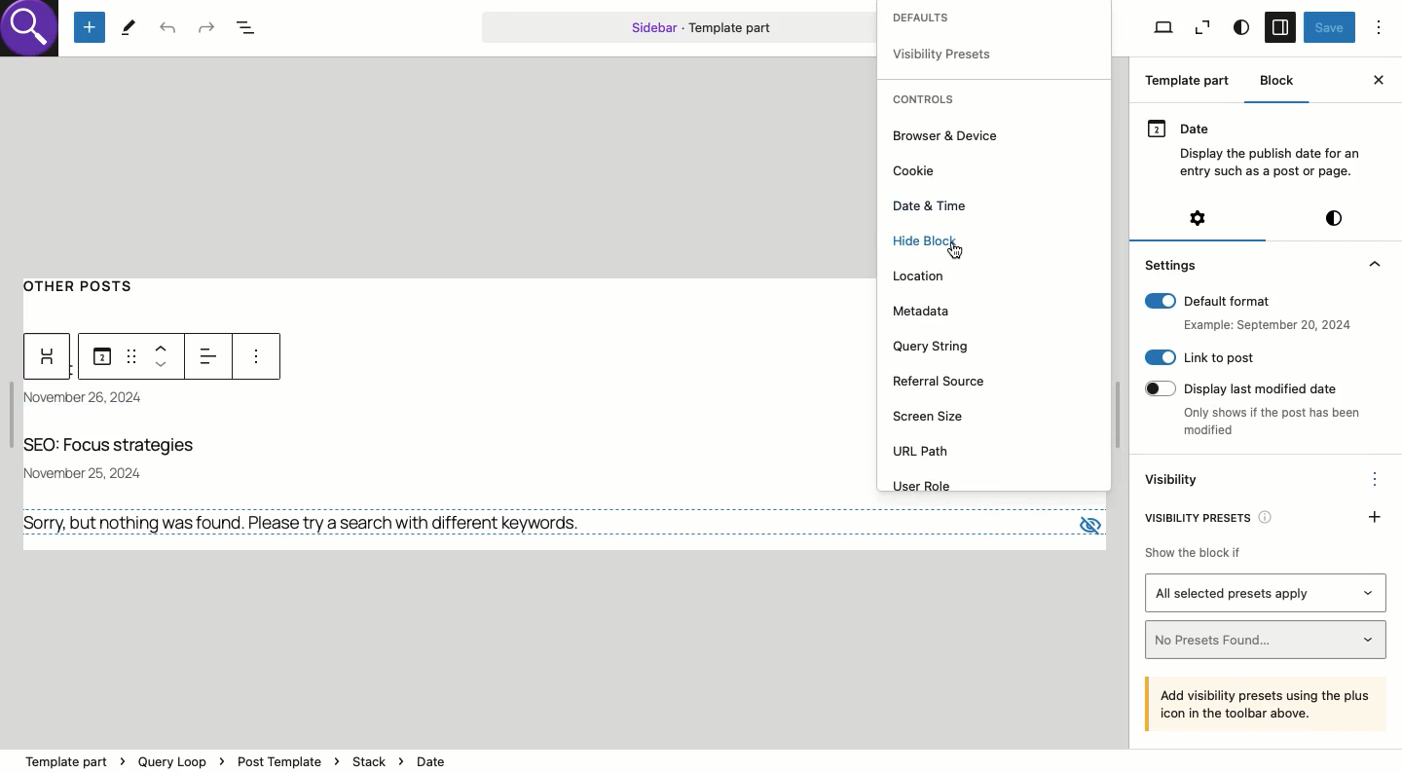 Image resolution: width=1402 pixels, height=773 pixels. What do you see at coordinates (1273, 423) in the screenshot?
I see `only shows` at bounding box center [1273, 423].